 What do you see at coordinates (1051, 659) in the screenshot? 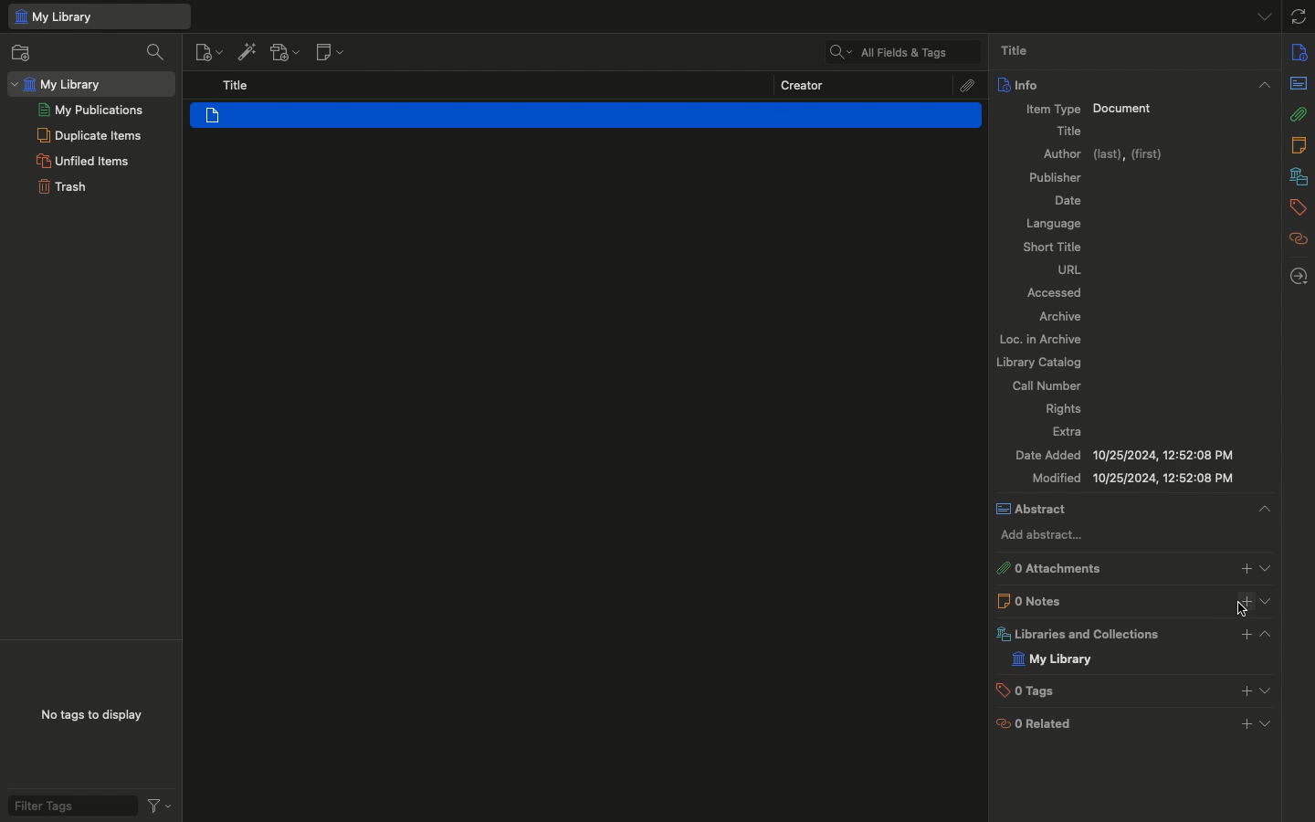
I see `My library` at bounding box center [1051, 659].